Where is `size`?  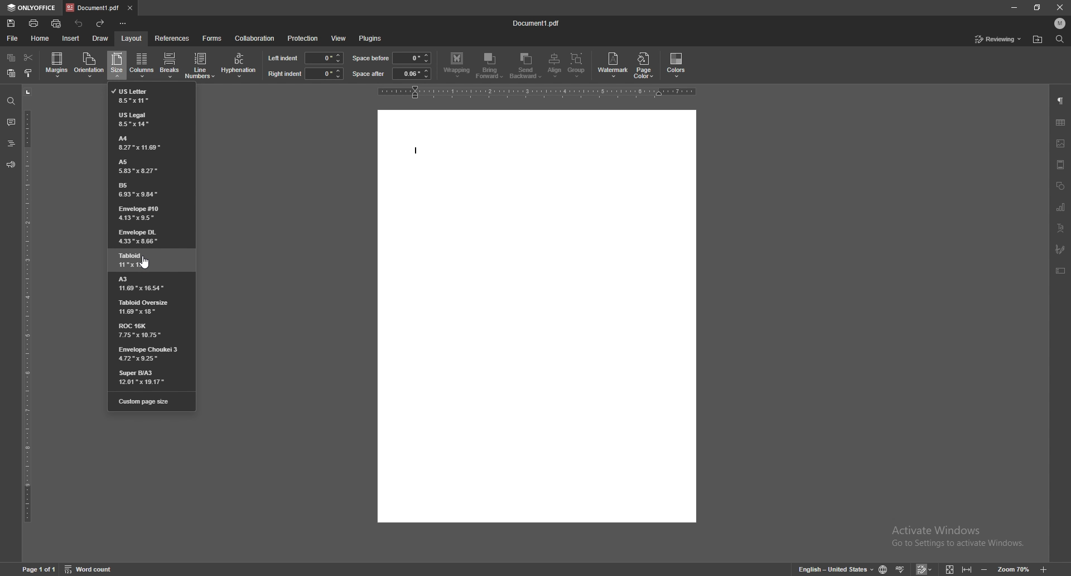 size is located at coordinates (117, 66).